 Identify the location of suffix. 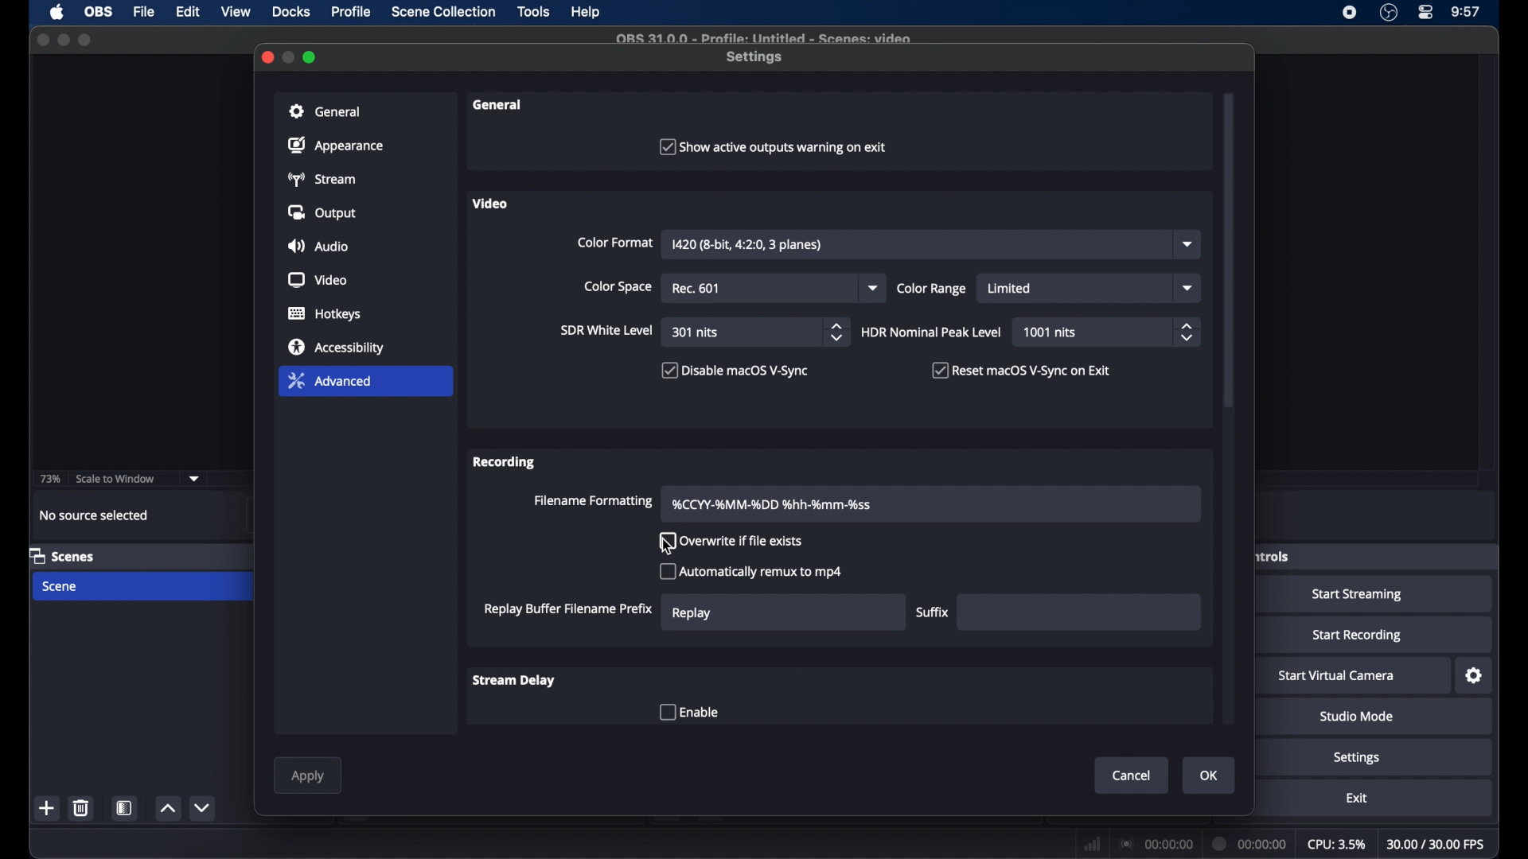
(935, 612).